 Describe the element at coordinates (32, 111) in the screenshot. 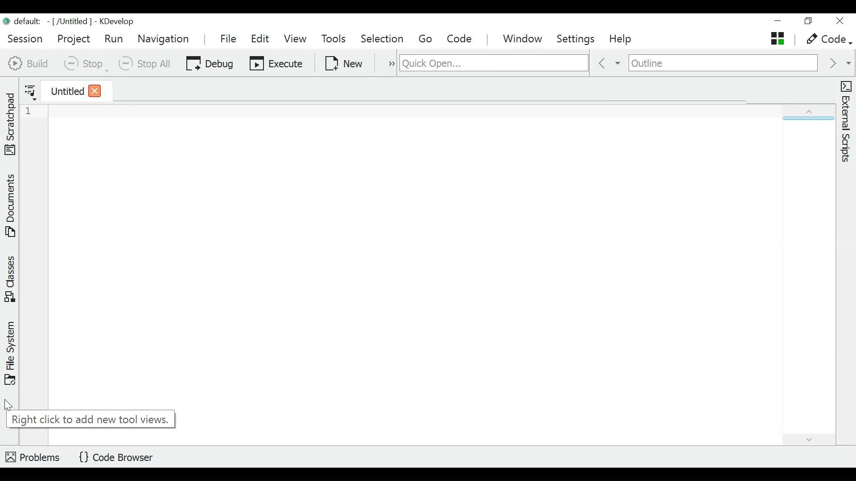

I see `1` at that location.